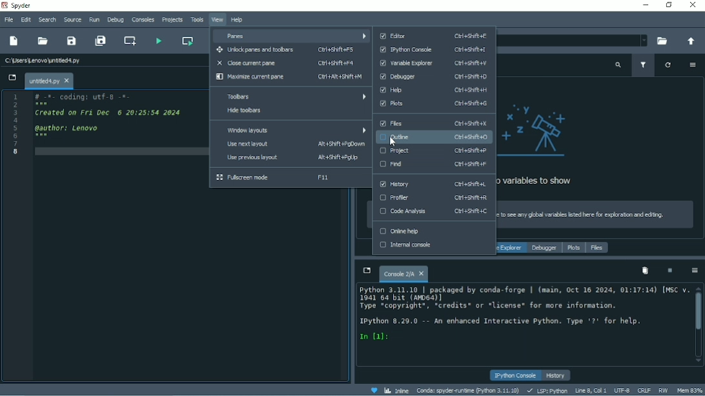 The height and width of the screenshot is (396, 705). What do you see at coordinates (73, 19) in the screenshot?
I see `Source` at bounding box center [73, 19].